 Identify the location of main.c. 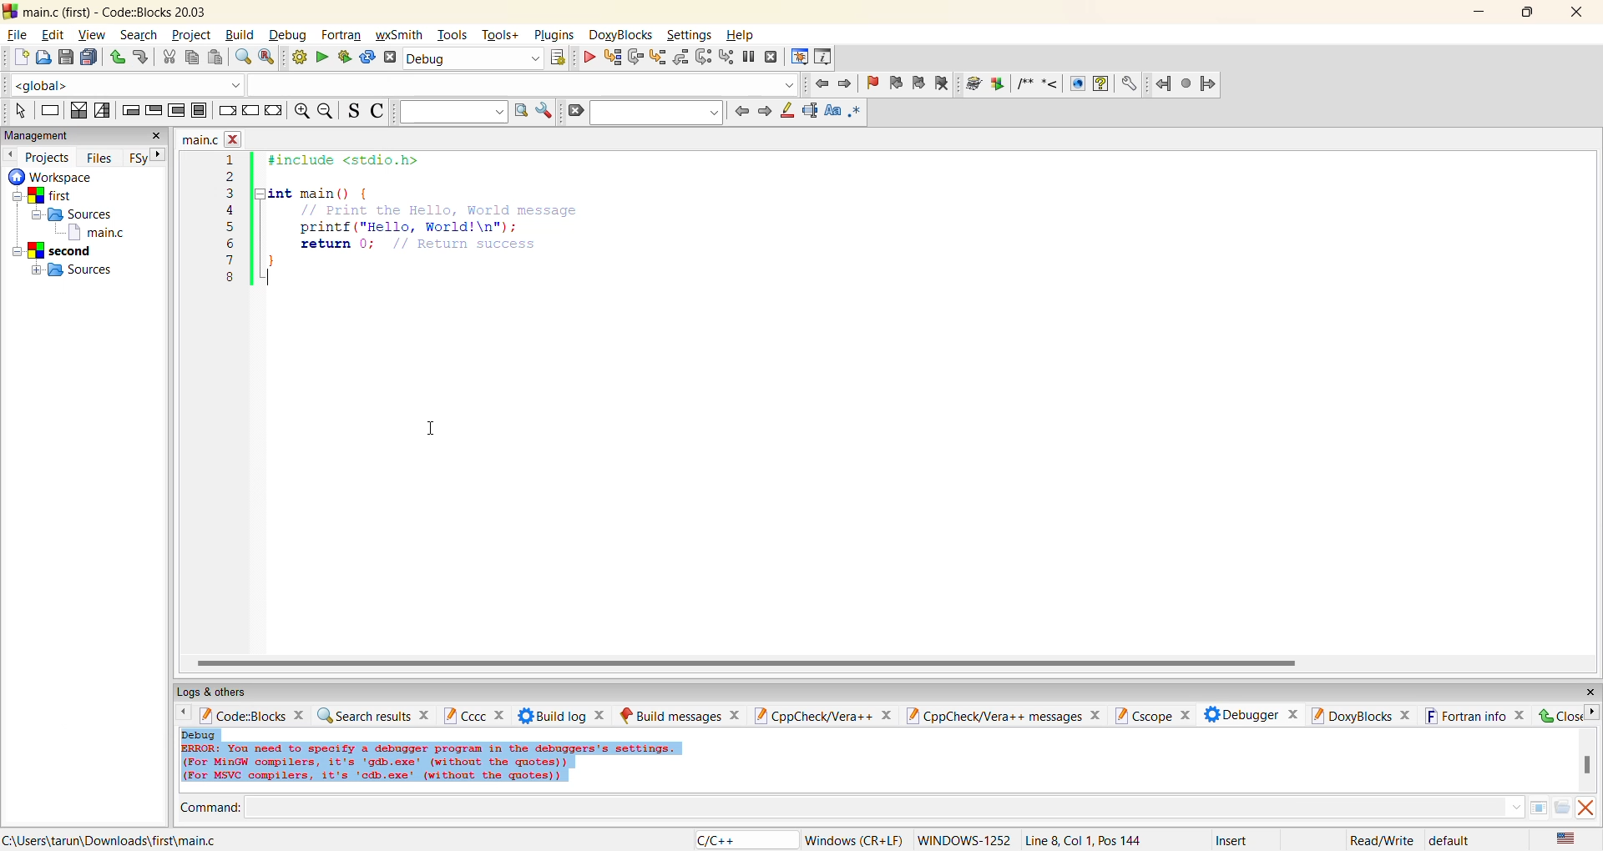
(99, 233).